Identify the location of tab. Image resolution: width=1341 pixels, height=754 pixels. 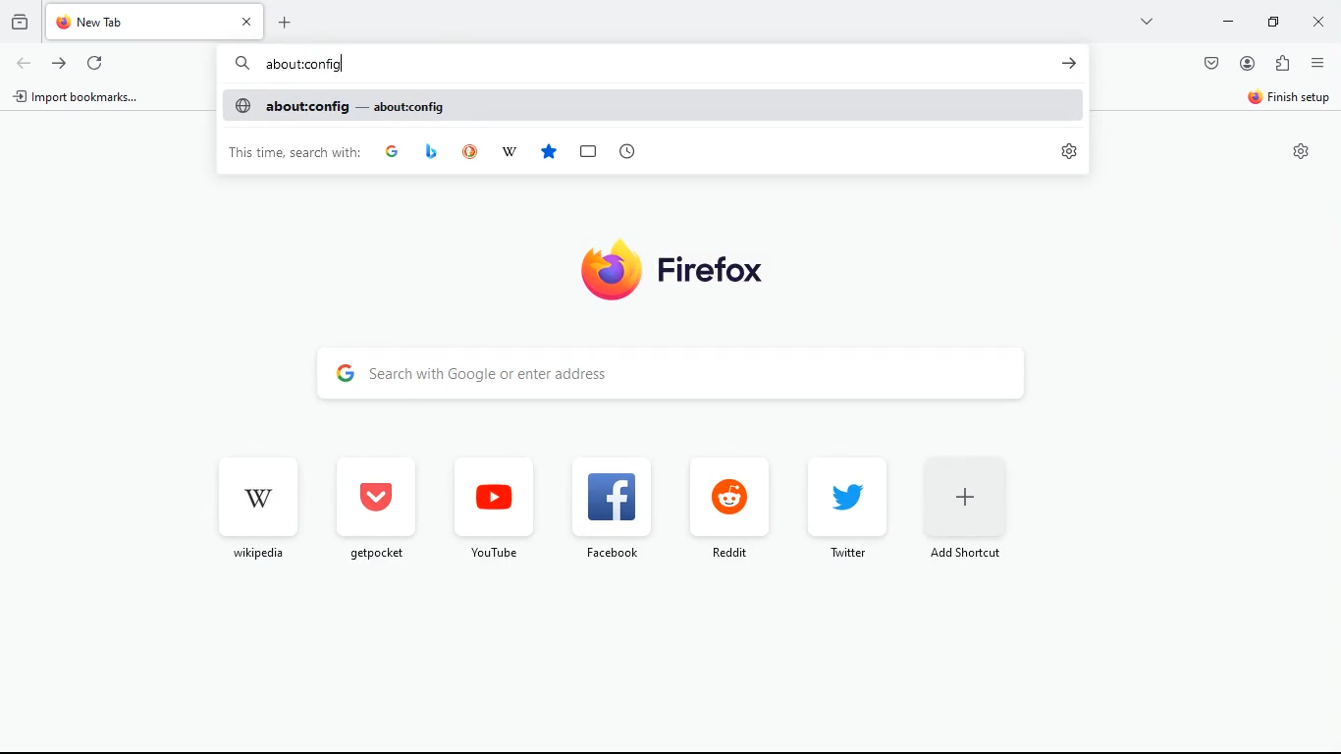
(157, 21).